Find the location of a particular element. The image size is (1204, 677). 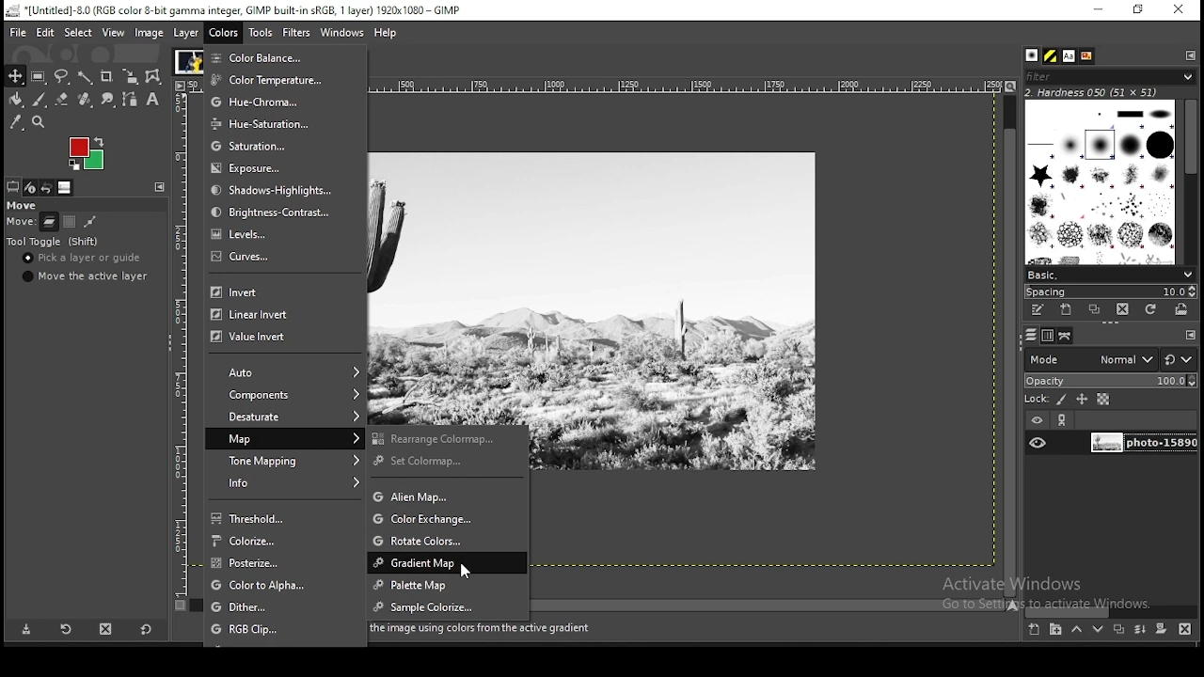

scroll bar is located at coordinates (1191, 180).